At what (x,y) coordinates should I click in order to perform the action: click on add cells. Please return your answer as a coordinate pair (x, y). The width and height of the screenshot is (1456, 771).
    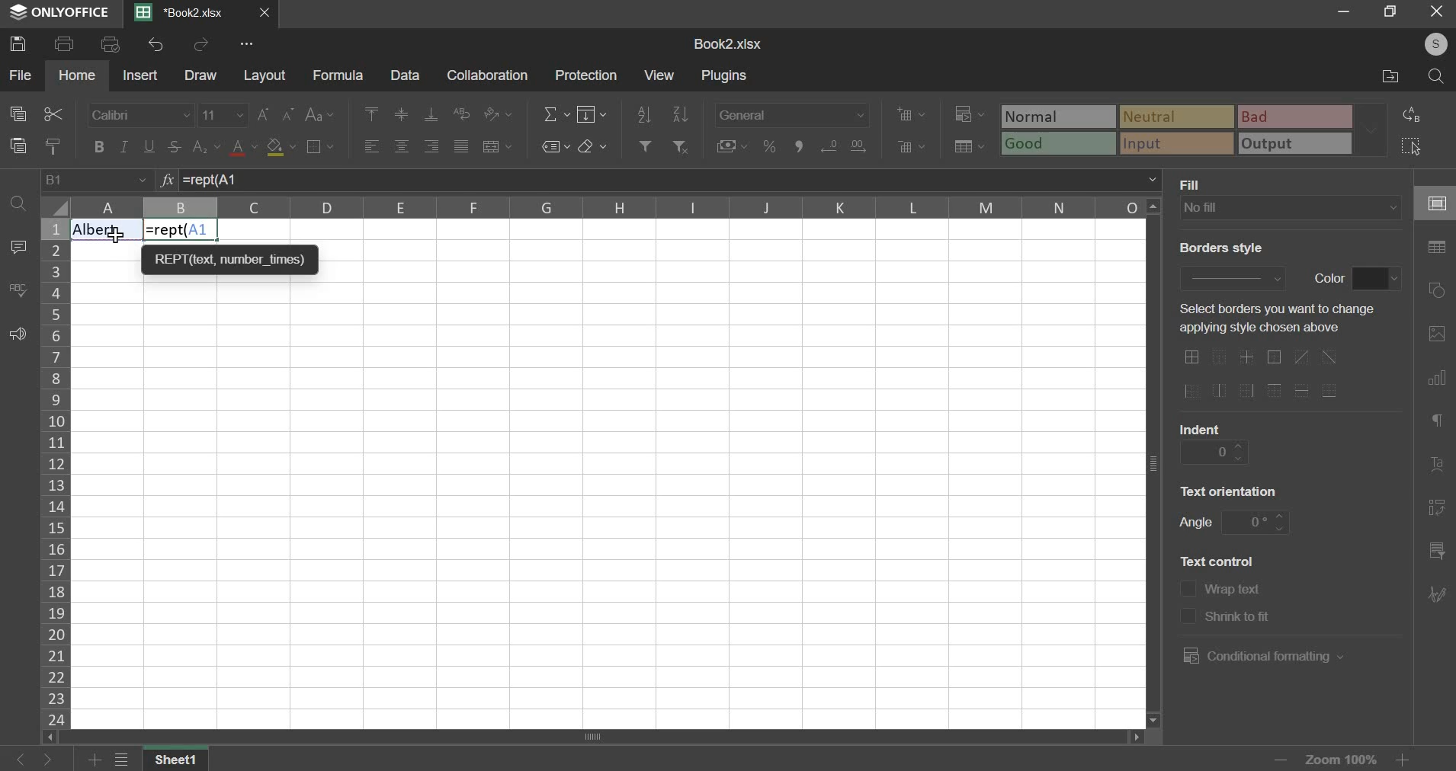
    Looking at the image, I should click on (911, 113).